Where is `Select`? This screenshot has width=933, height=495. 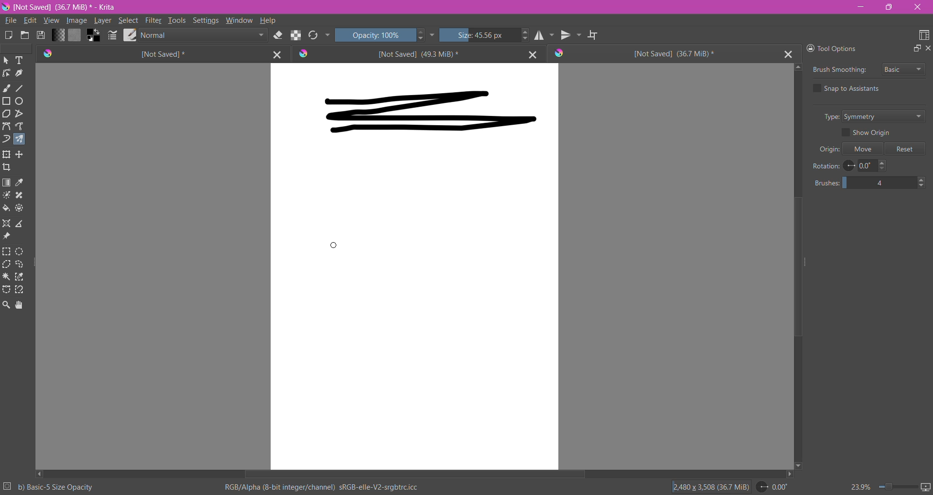 Select is located at coordinates (128, 20).